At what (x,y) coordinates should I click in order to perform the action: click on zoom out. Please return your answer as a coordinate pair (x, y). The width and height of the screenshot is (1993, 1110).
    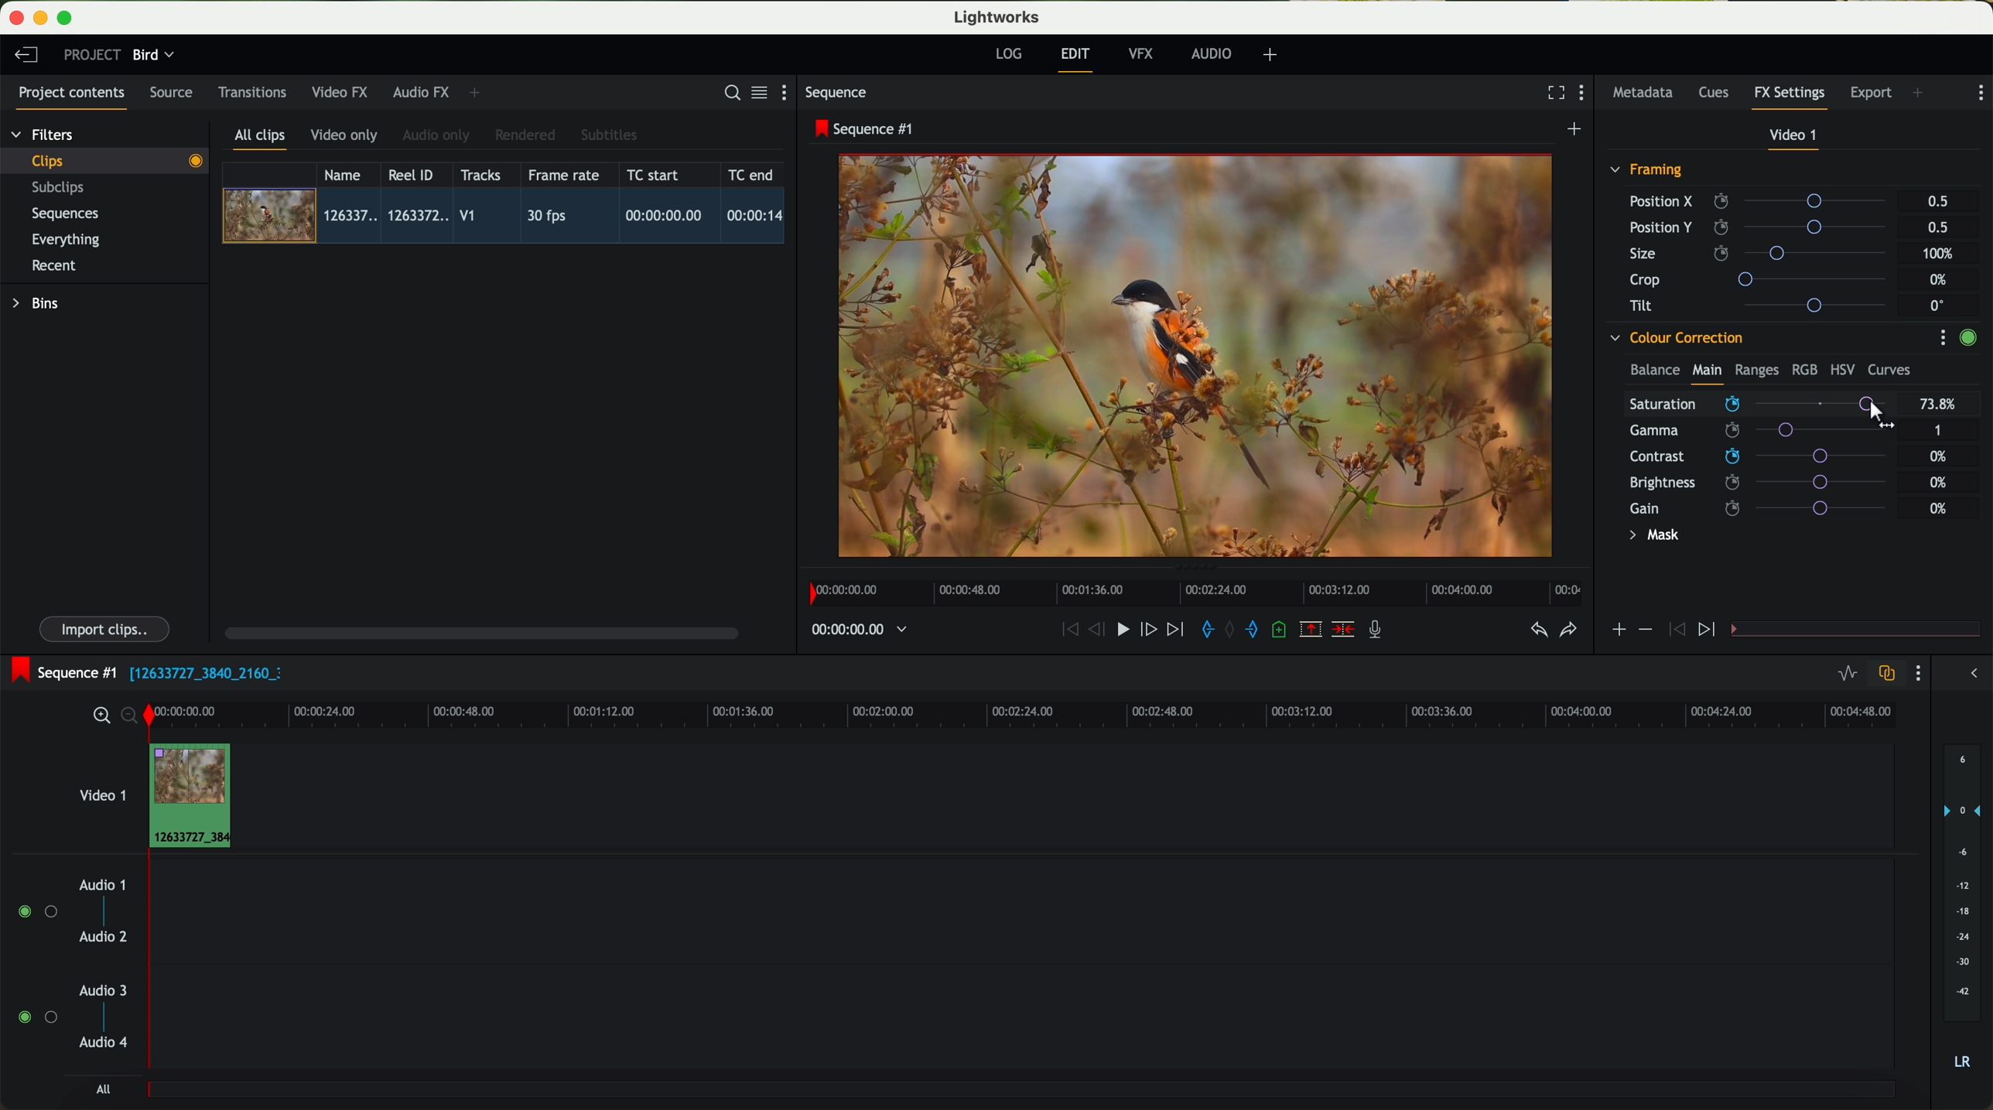
    Looking at the image, I should click on (131, 718).